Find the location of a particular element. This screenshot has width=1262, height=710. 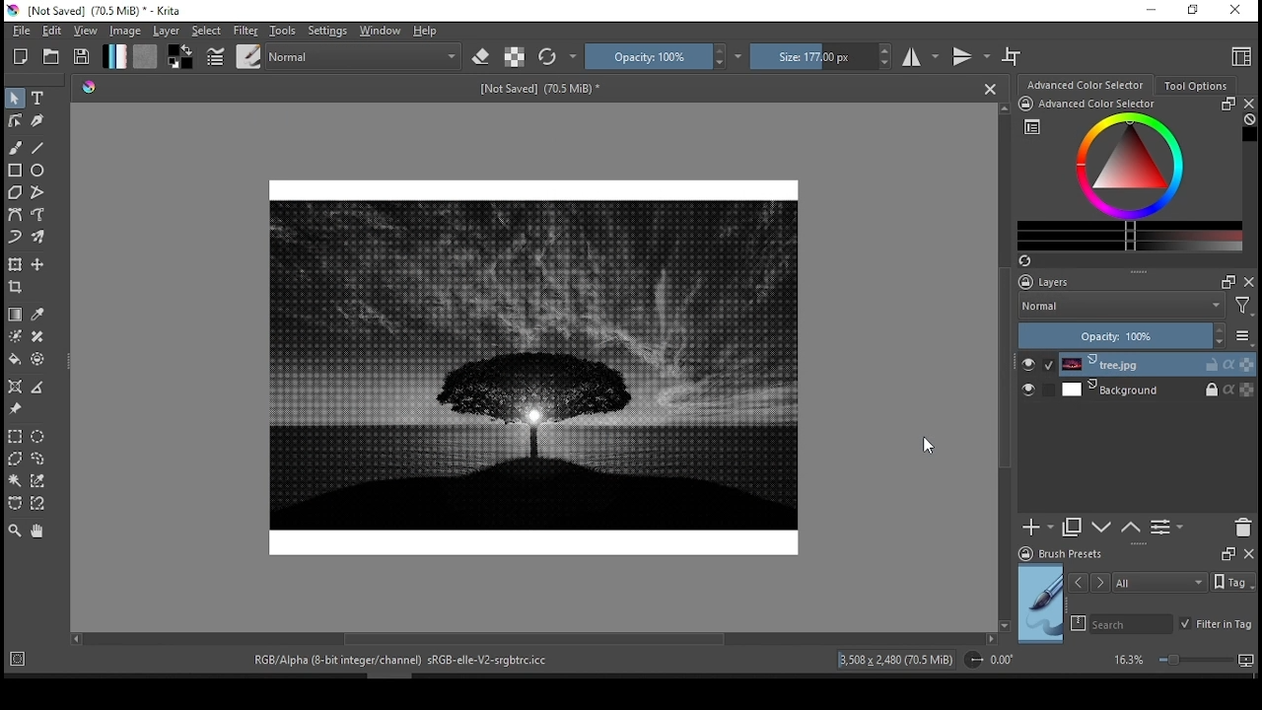

image (half tone filter applied) is located at coordinates (532, 361).